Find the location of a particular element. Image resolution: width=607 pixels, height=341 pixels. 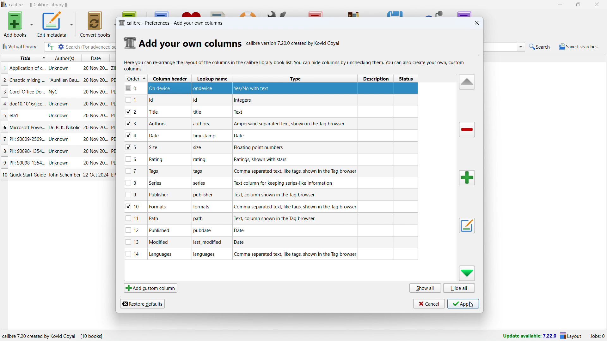

move column down is located at coordinates (467, 273).